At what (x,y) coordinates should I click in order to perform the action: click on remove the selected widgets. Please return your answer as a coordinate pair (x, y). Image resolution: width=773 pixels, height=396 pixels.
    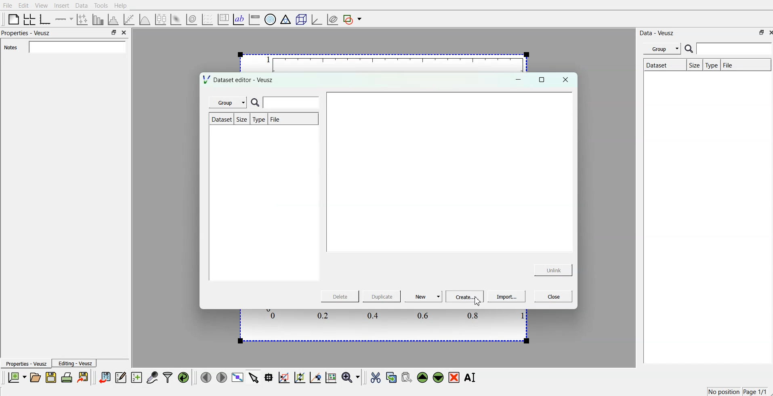
    Looking at the image, I should click on (454, 378).